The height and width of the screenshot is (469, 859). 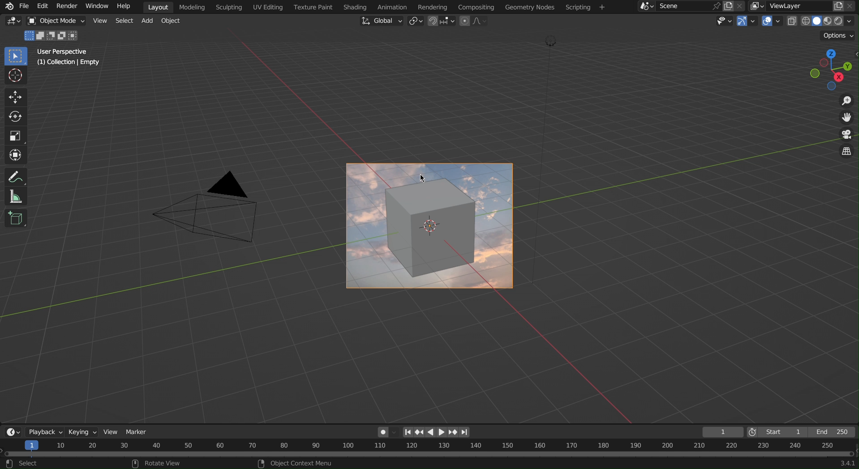 What do you see at coordinates (415, 22) in the screenshot?
I see `Transform Pivot Point` at bounding box center [415, 22].